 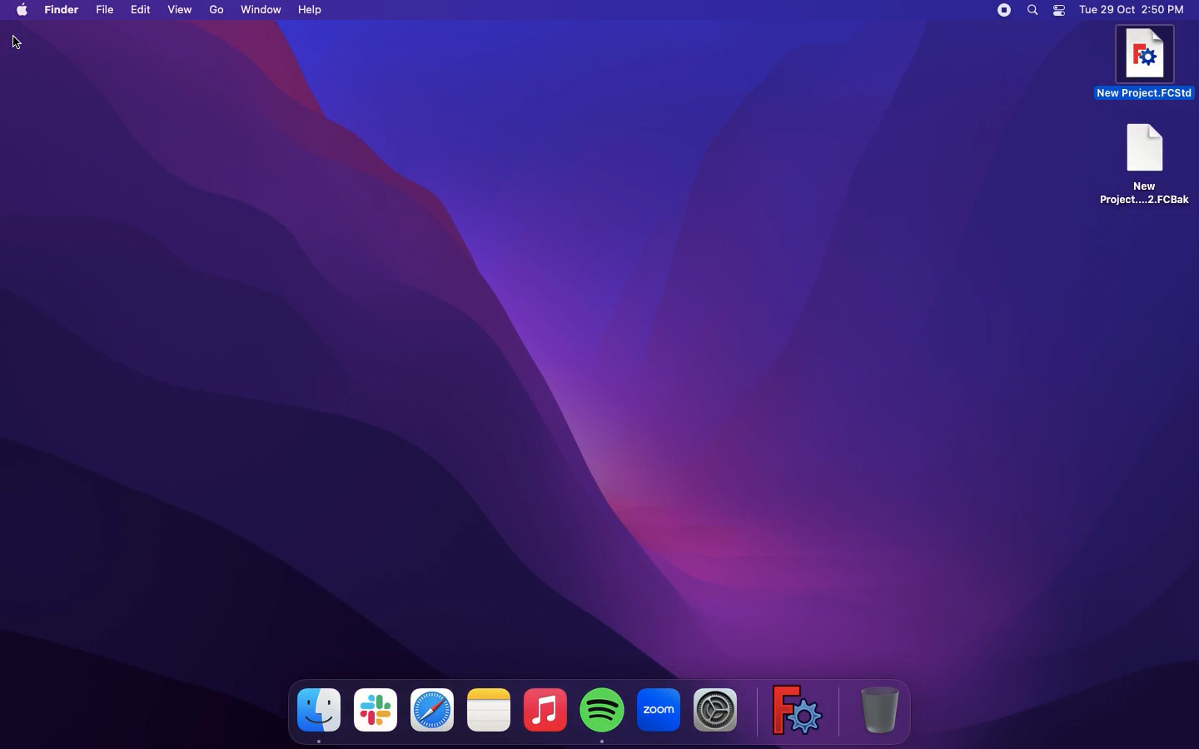 What do you see at coordinates (21, 43) in the screenshot?
I see `cursor` at bounding box center [21, 43].